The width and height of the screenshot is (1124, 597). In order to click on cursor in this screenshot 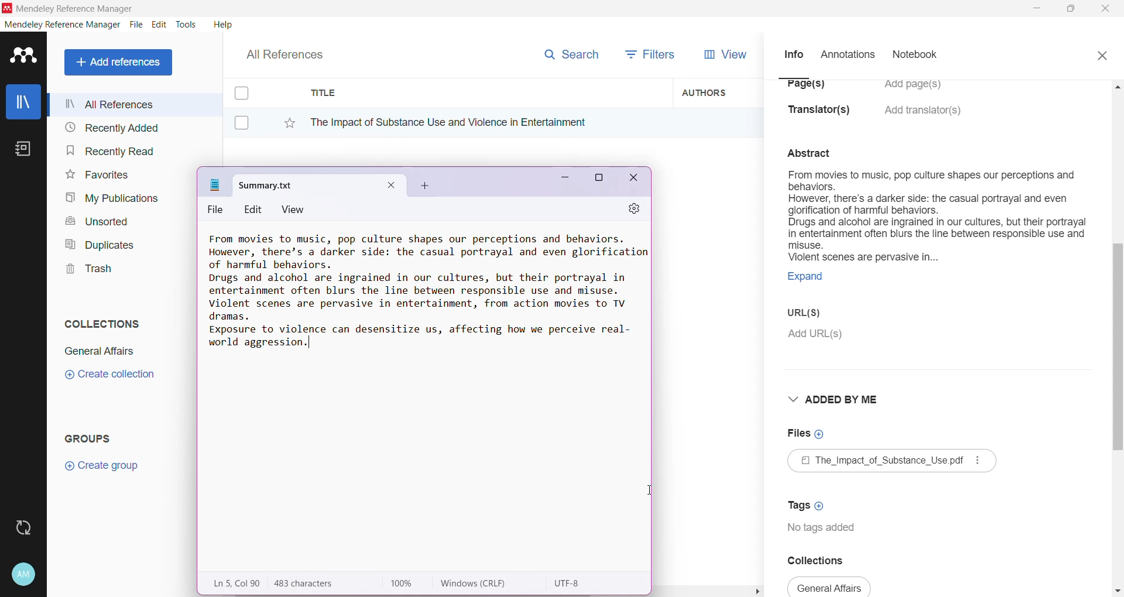, I will do `click(649, 490)`.